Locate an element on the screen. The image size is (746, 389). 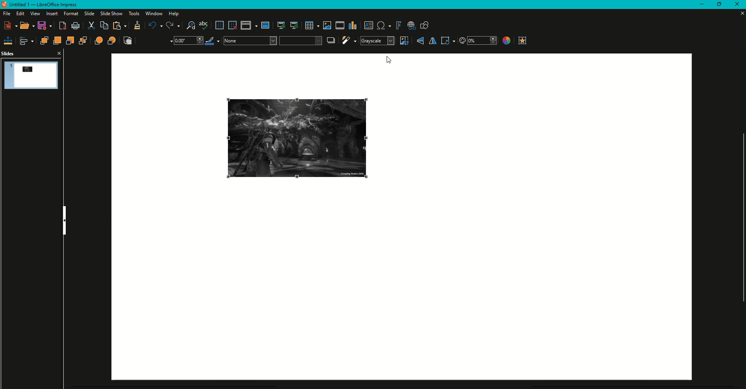
Tools is located at coordinates (133, 14).